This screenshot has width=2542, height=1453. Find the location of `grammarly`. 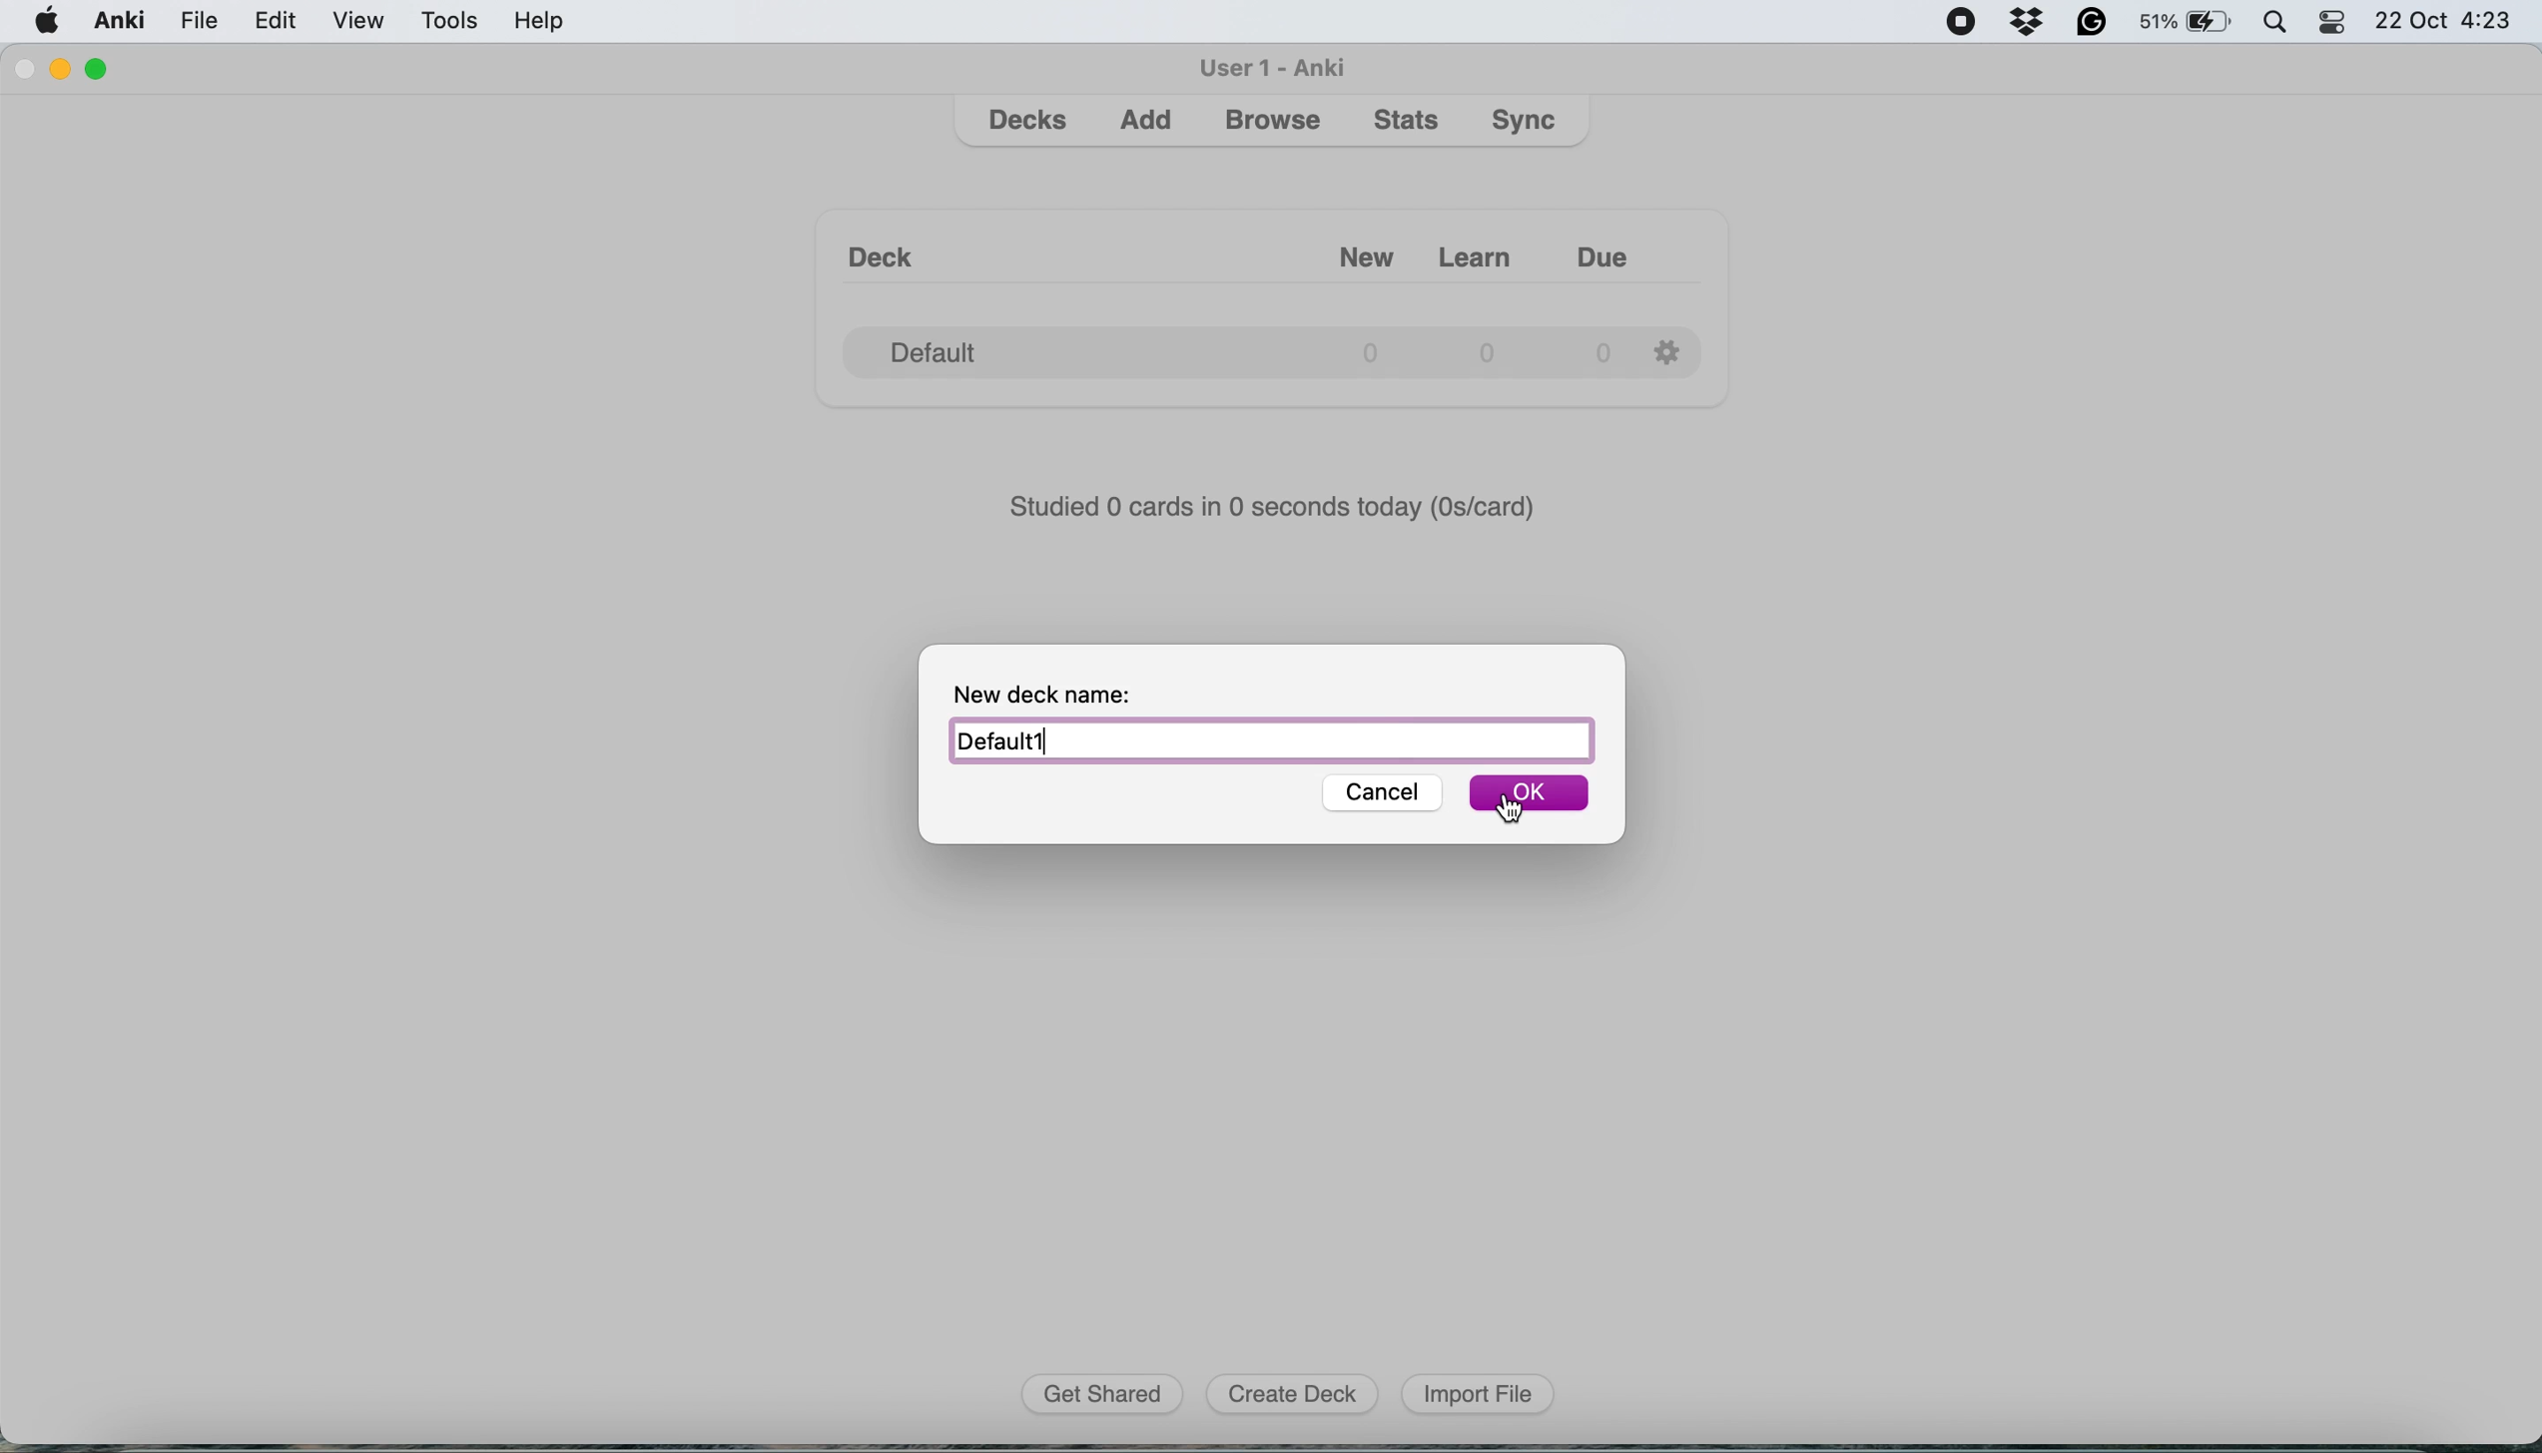

grammarly is located at coordinates (2091, 24).